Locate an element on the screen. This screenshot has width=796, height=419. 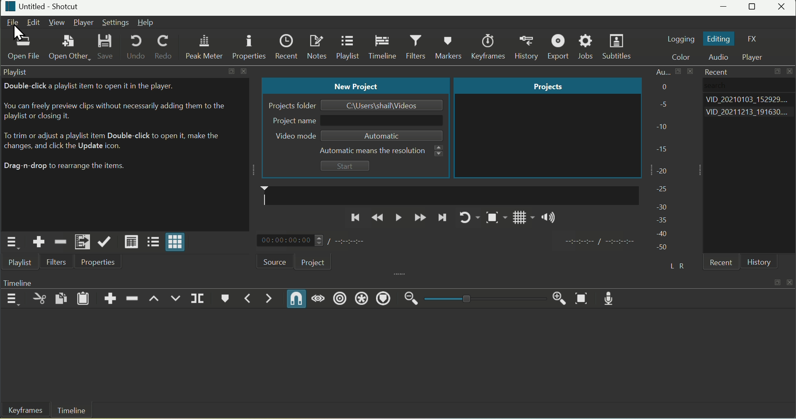
Mic is located at coordinates (612, 298).